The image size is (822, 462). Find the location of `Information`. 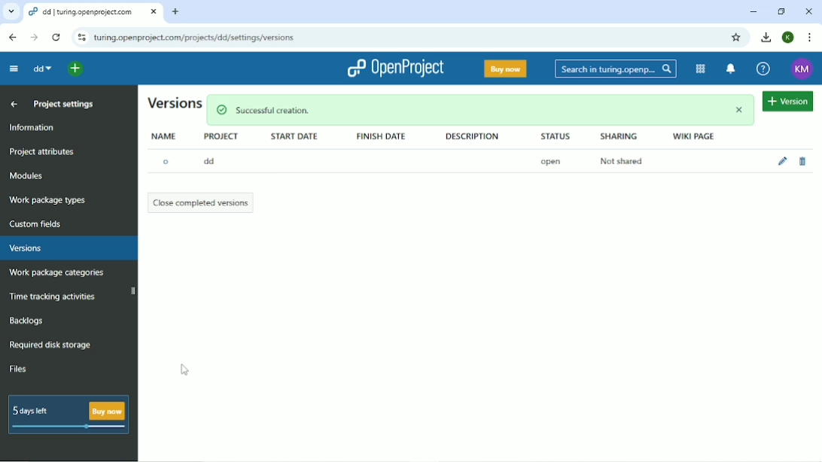

Information is located at coordinates (35, 127).